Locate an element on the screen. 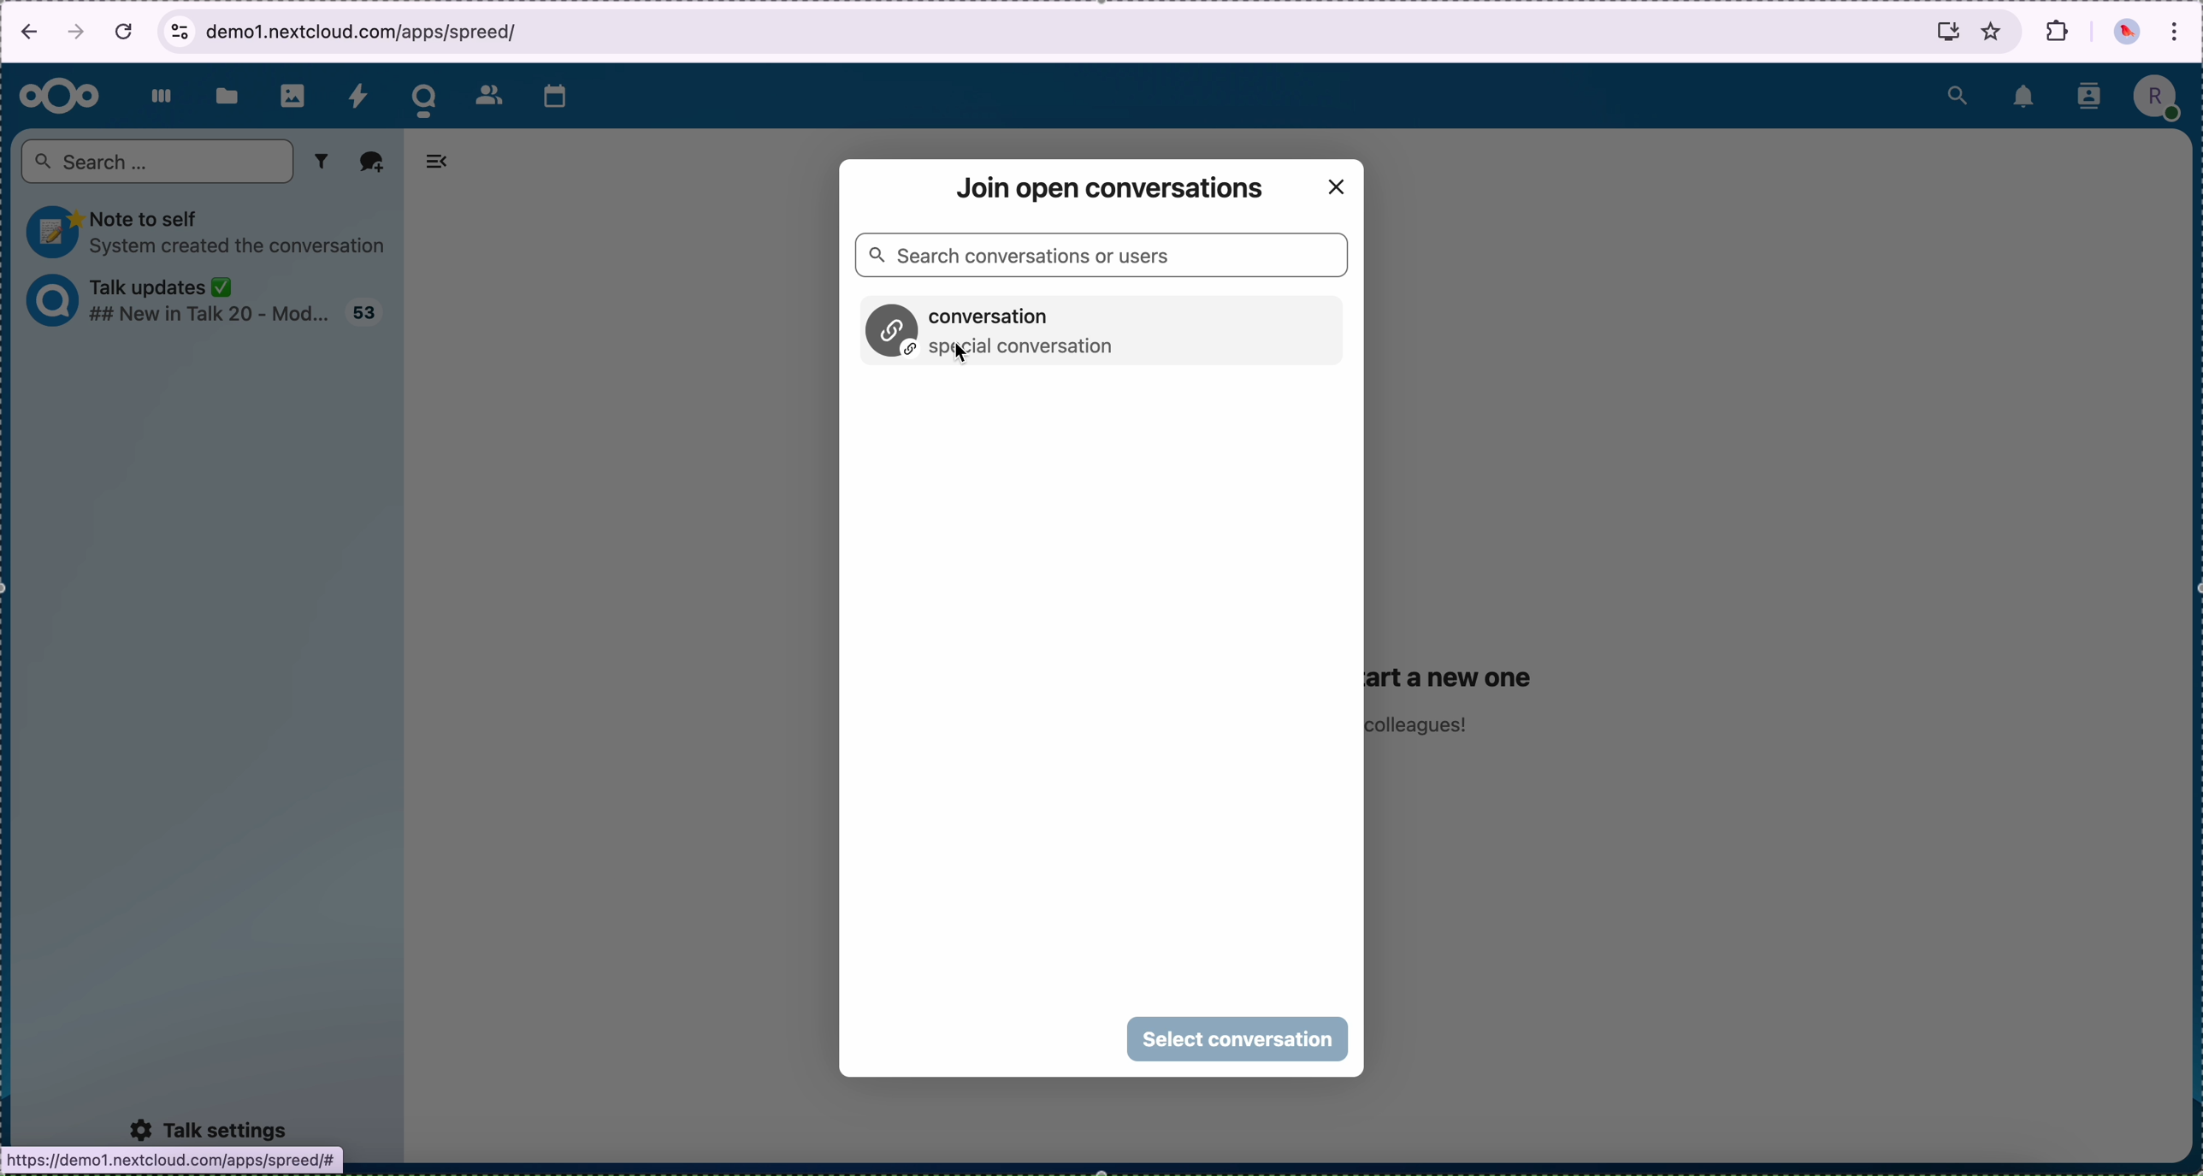 The height and width of the screenshot is (1176, 2203). activity is located at coordinates (359, 92).